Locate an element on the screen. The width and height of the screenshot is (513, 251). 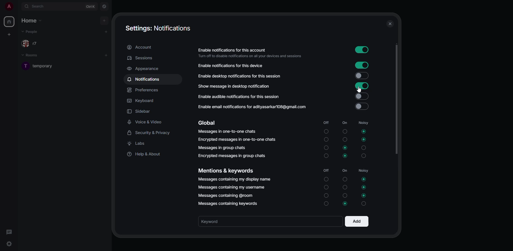
turn on is located at coordinates (325, 148).